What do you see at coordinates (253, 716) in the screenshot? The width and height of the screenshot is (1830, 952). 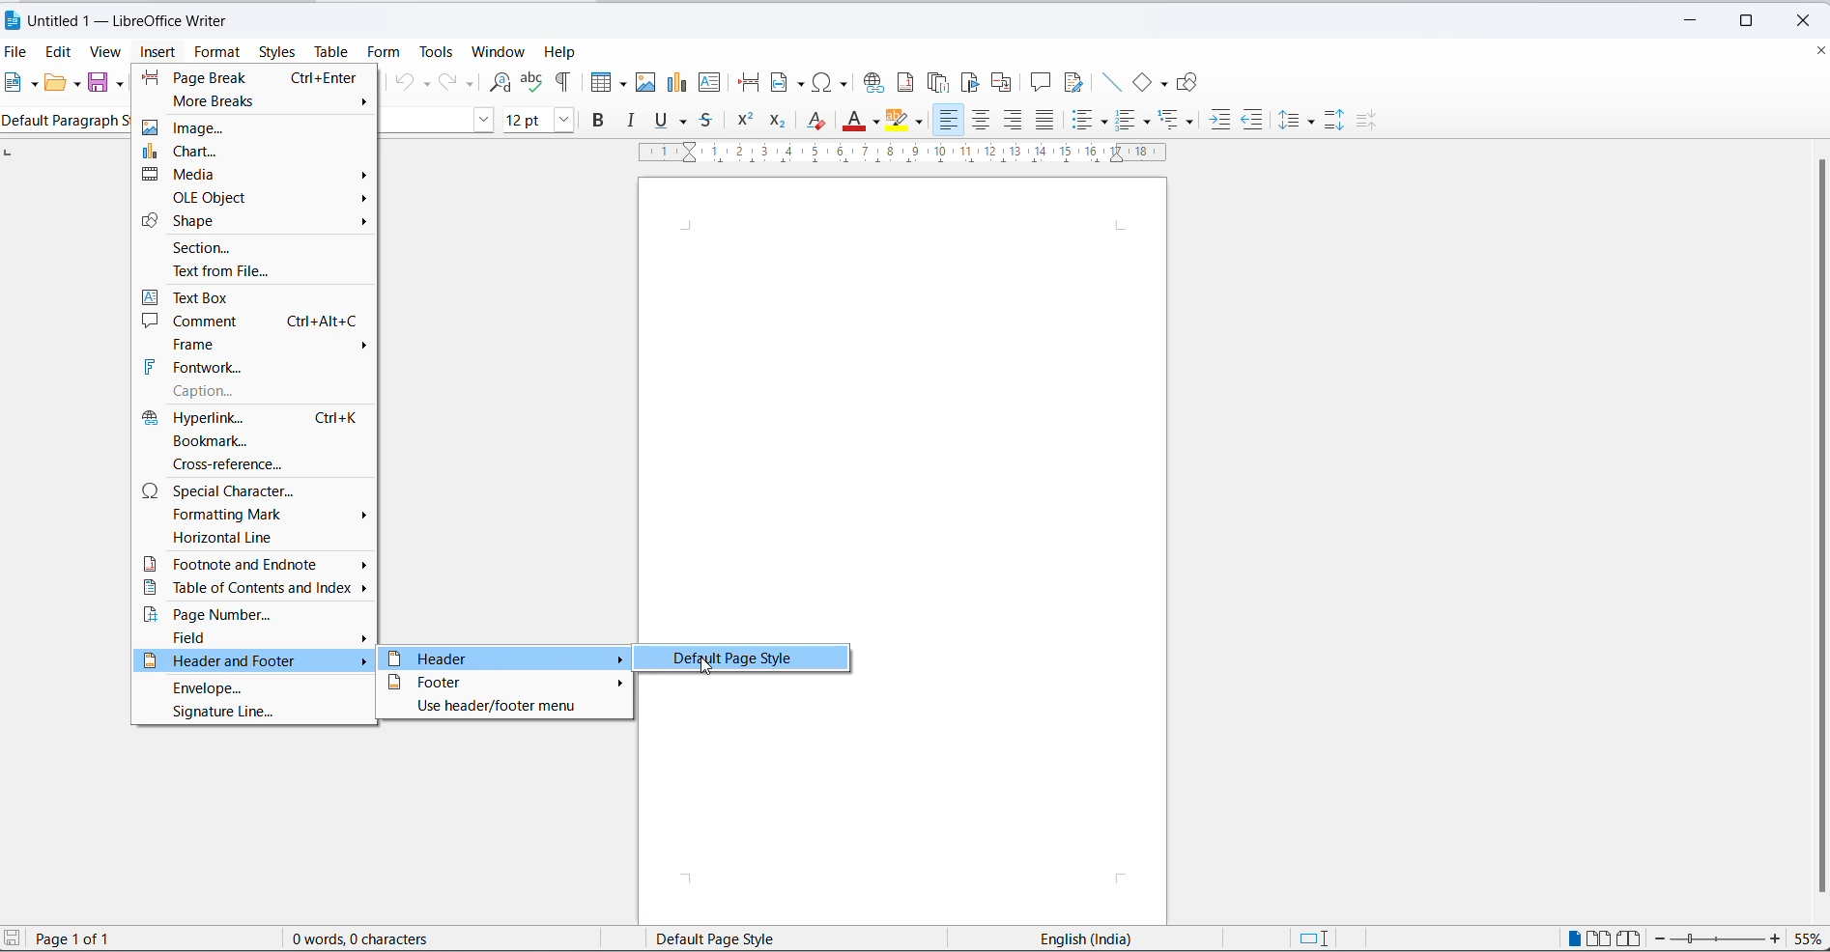 I see `signature line` at bounding box center [253, 716].